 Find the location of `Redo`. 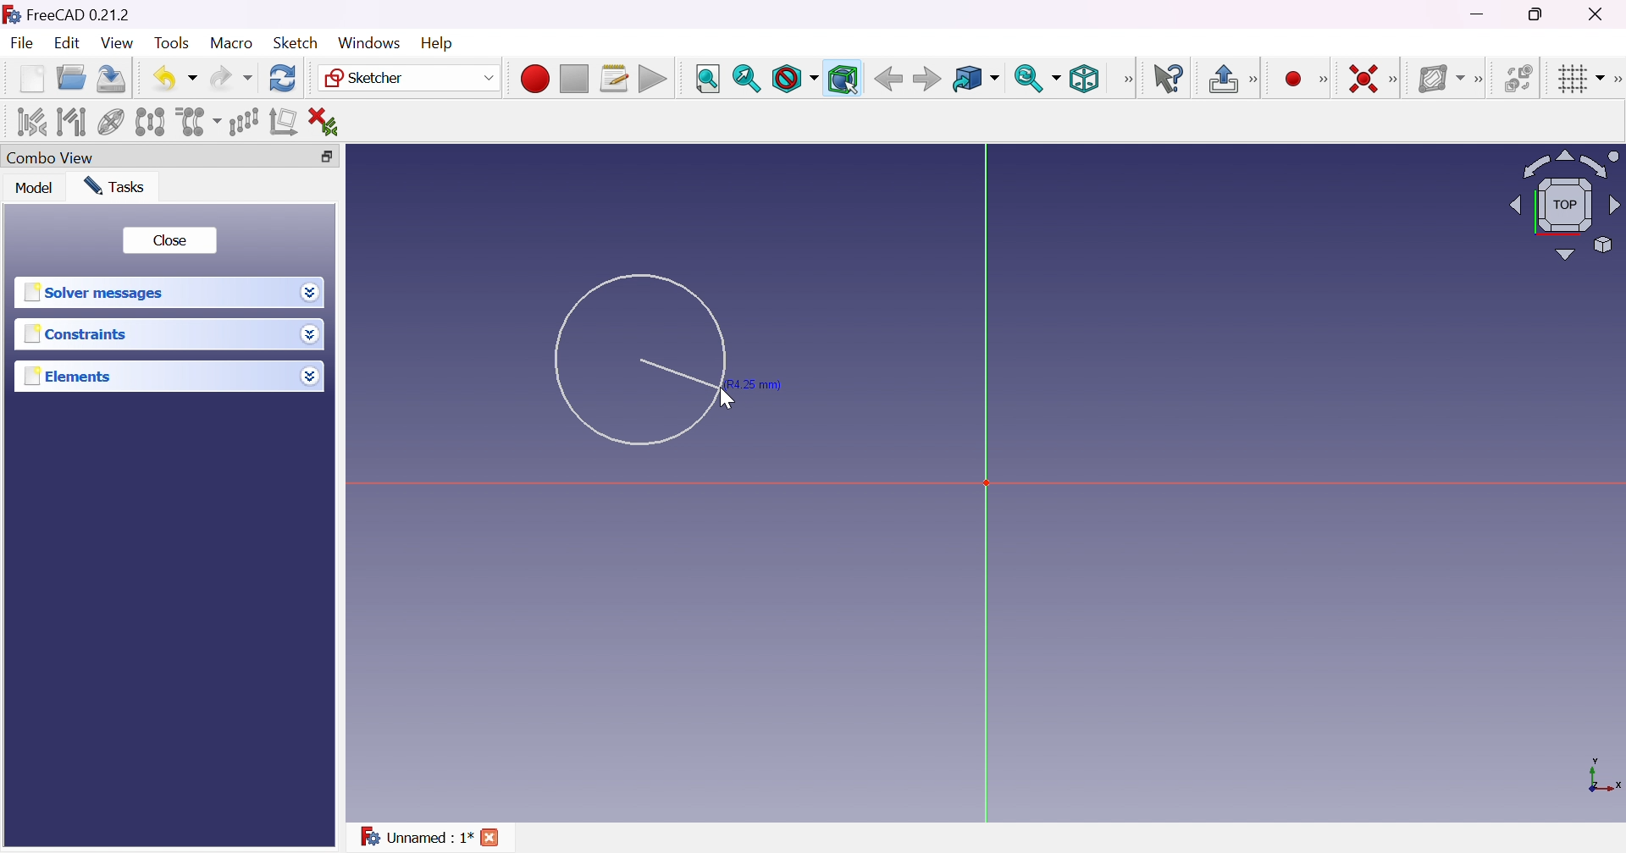

Redo is located at coordinates (231, 78).